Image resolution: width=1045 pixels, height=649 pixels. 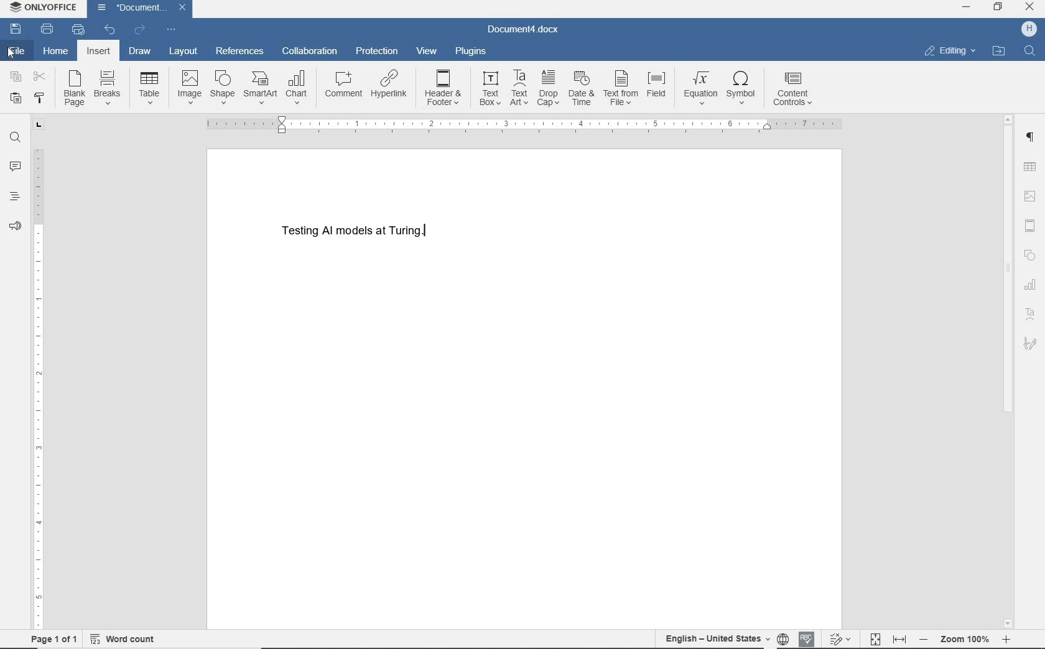 What do you see at coordinates (656, 90) in the screenshot?
I see `field` at bounding box center [656, 90].